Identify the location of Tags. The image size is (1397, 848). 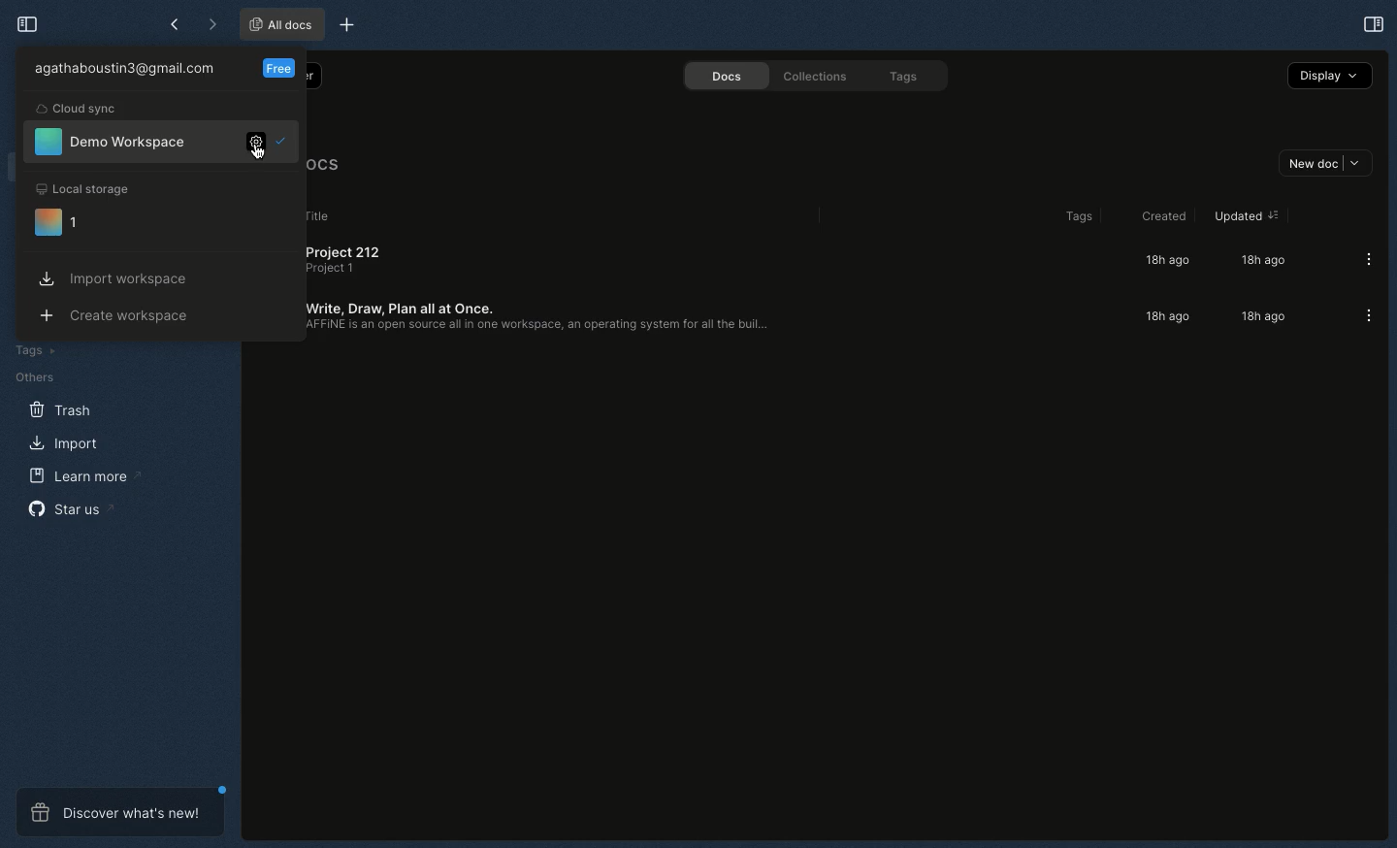
(32, 349).